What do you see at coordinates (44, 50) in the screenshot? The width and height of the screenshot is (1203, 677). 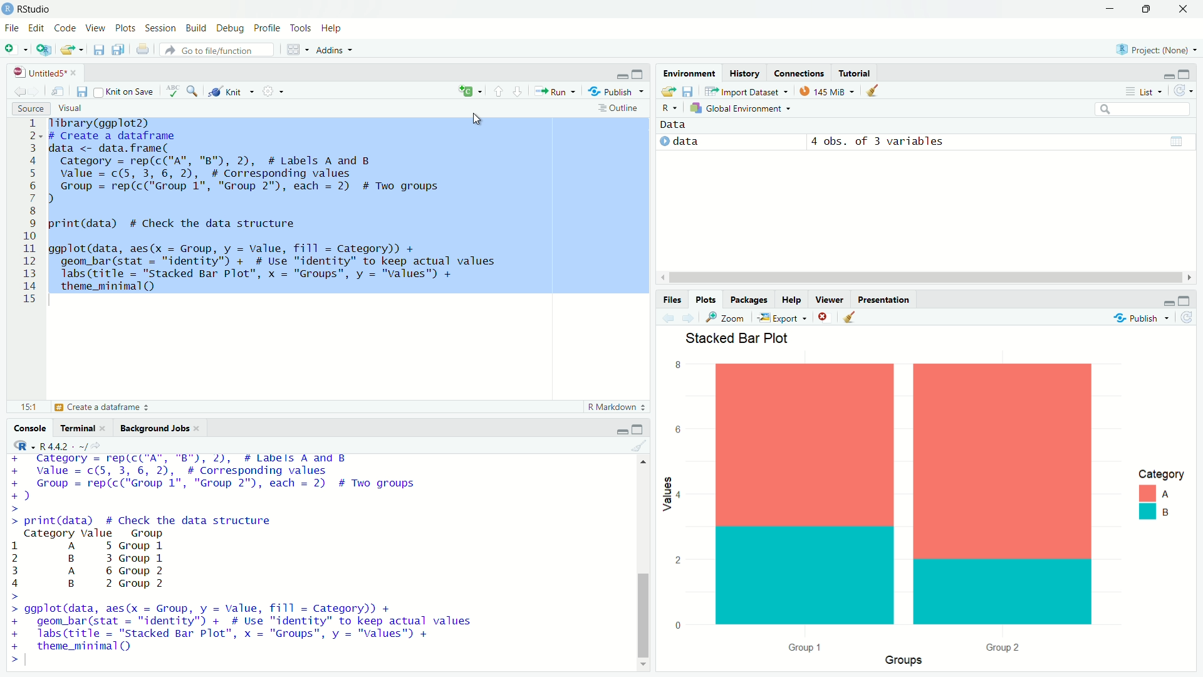 I see `Create a project` at bounding box center [44, 50].